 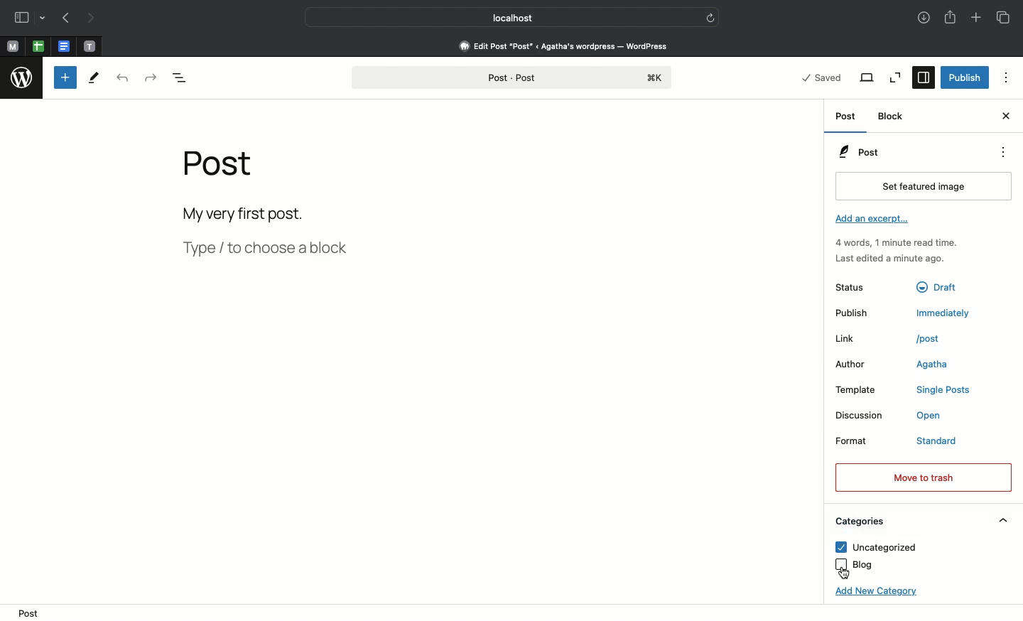 I want to click on Open, so click(x=936, y=417).